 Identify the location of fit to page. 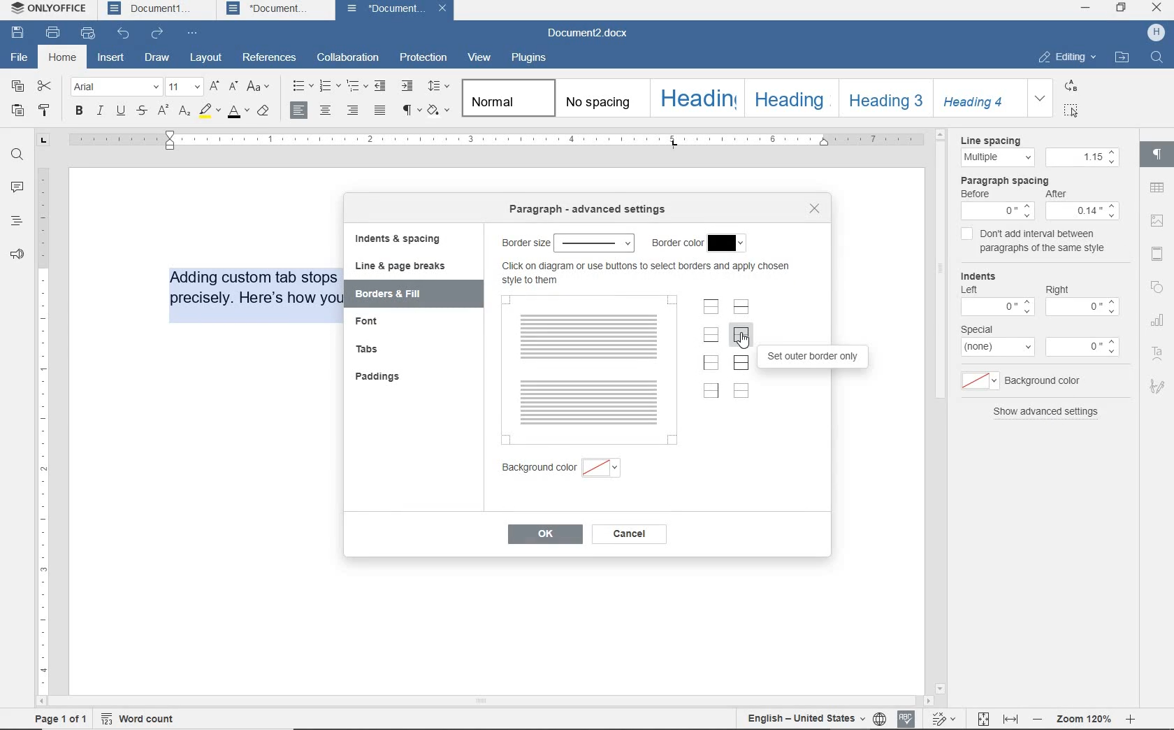
(979, 718).